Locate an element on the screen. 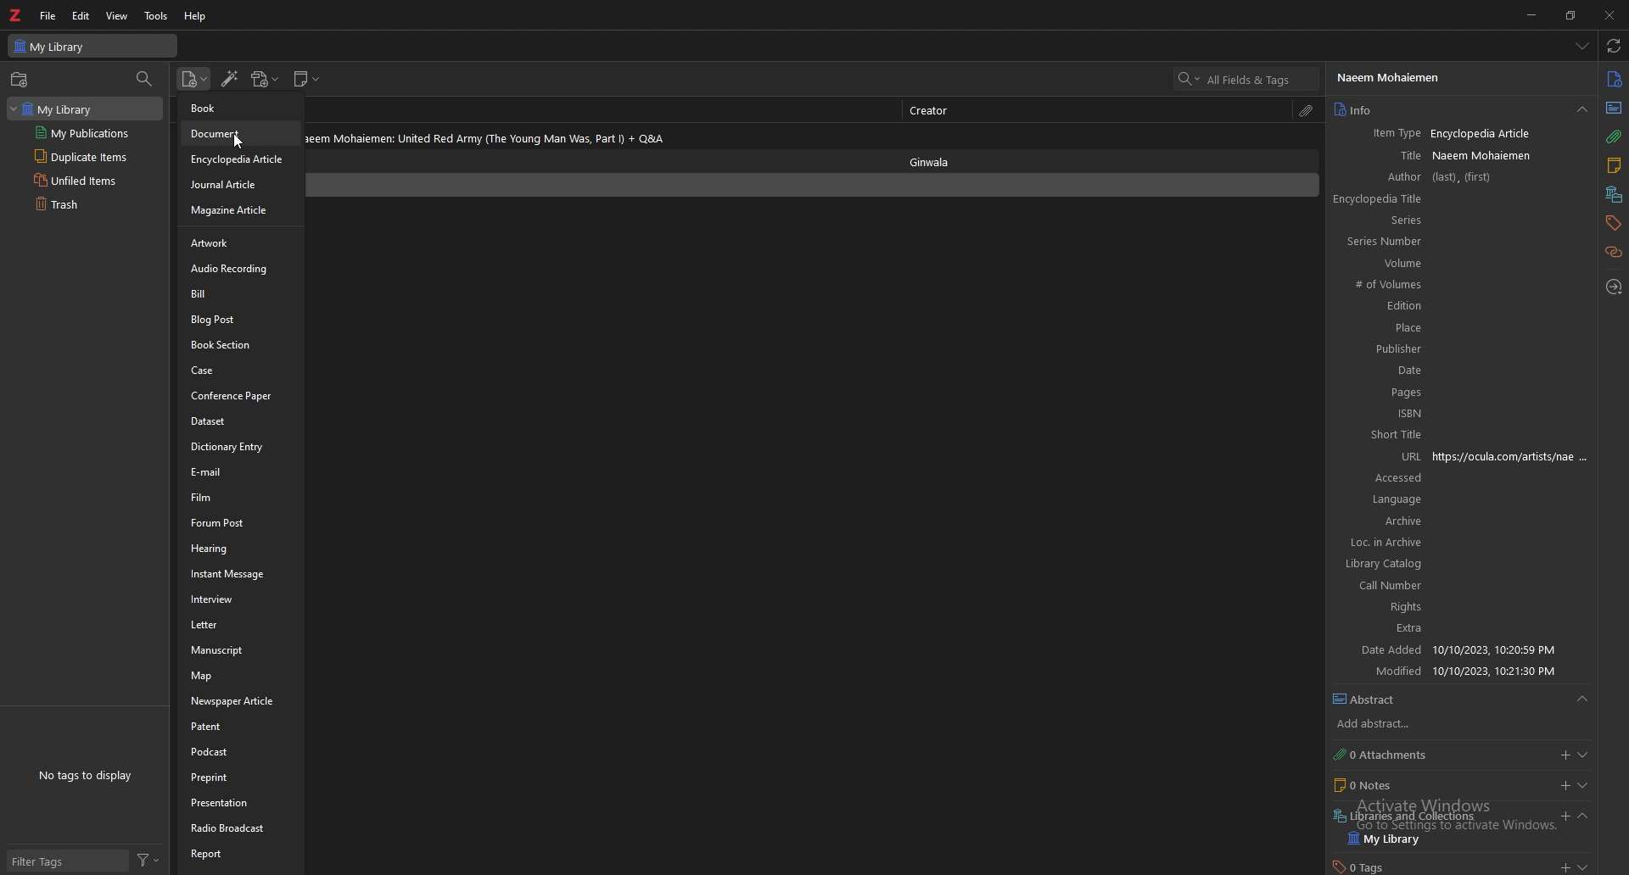 The height and width of the screenshot is (875, 1629). libraries and collections is located at coordinates (1615, 194).